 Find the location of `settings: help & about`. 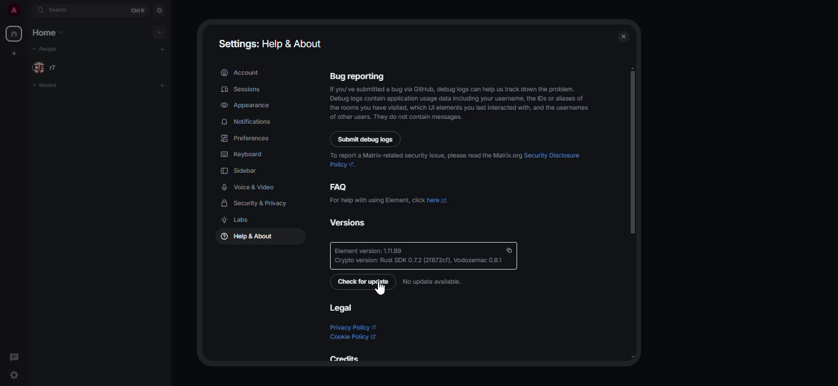

settings: help & about is located at coordinates (275, 44).